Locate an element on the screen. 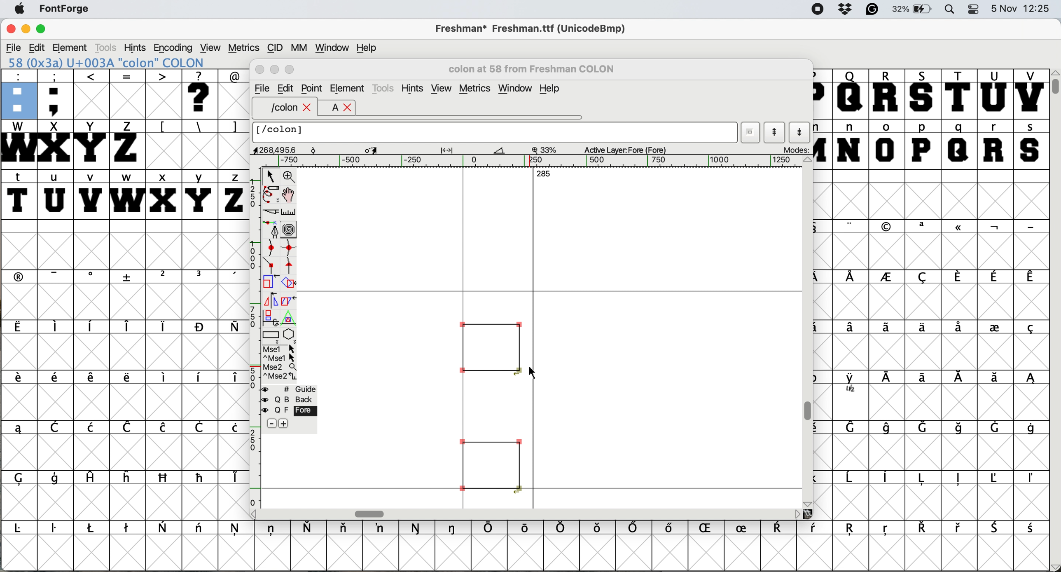 The height and width of the screenshot is (572, 1061). symbol is located at coordinates (673, 530).